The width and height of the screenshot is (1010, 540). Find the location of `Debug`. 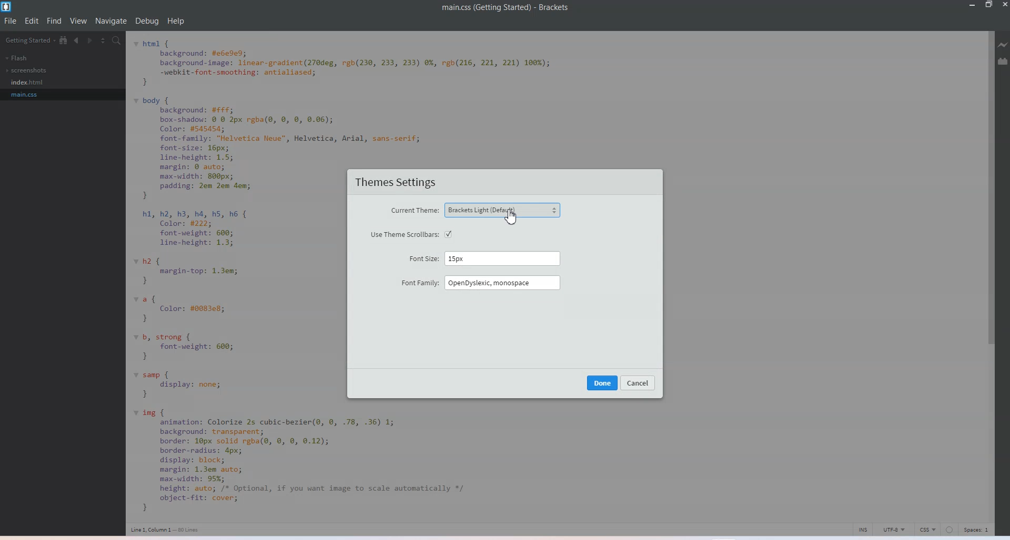

Debug is located at coordinates (147, 21).